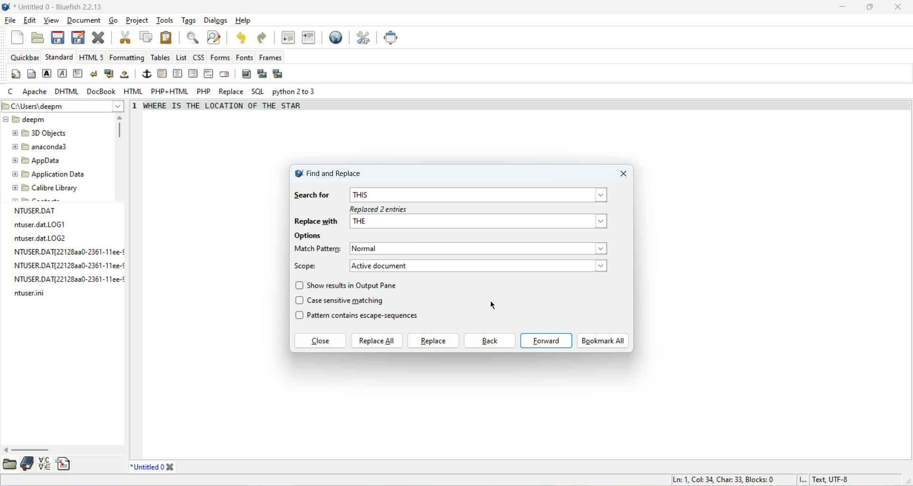 The height and width of the screenshot is (486, 913). What do you see at coordinates (182, 57) in the screenshot?
I see `list` at bounding box center [182, 57].